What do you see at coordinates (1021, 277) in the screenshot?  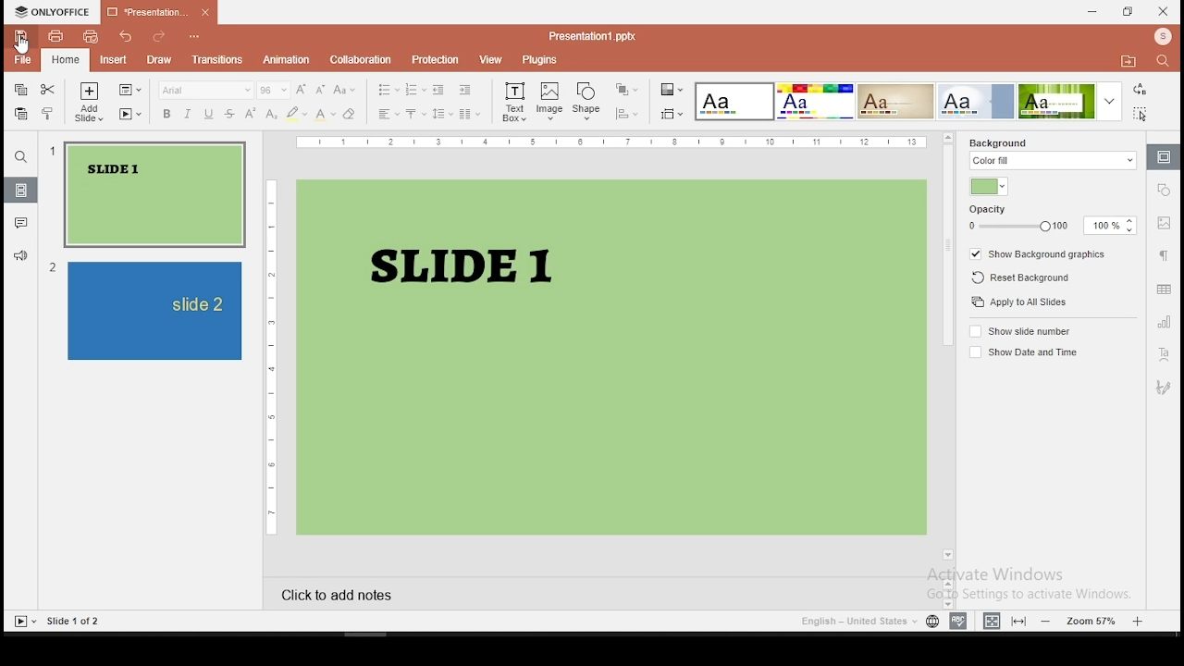 I see `reset background` at bounding box center [1021, 277].